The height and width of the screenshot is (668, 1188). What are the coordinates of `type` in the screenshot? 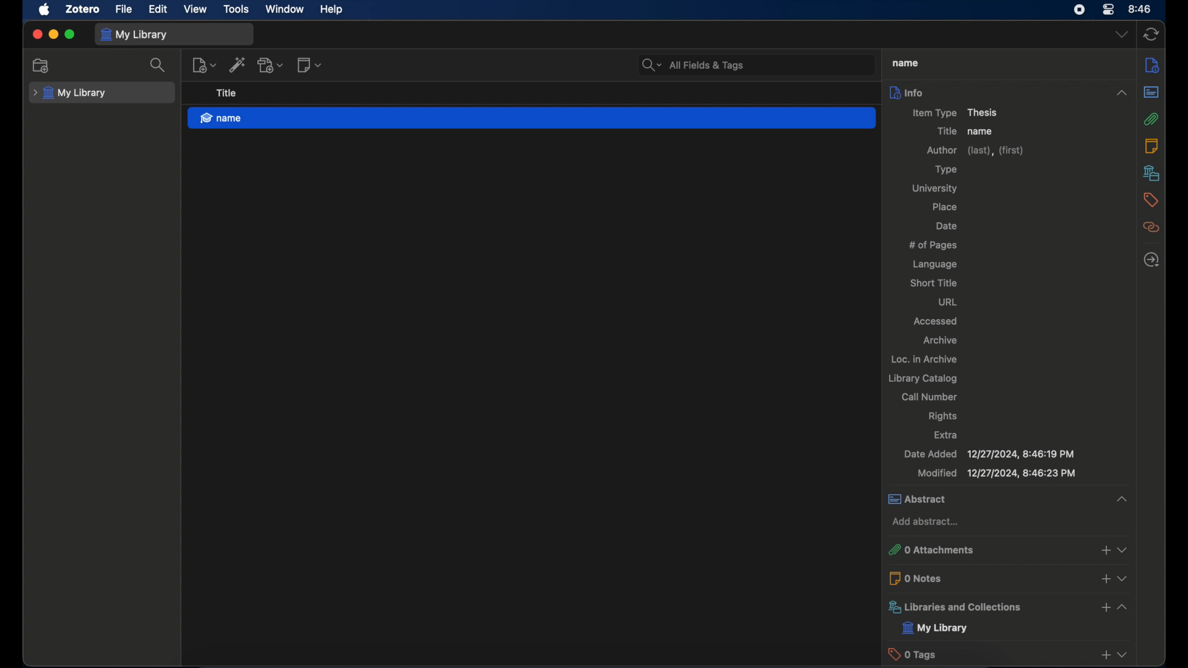 It's located at (944, 171).